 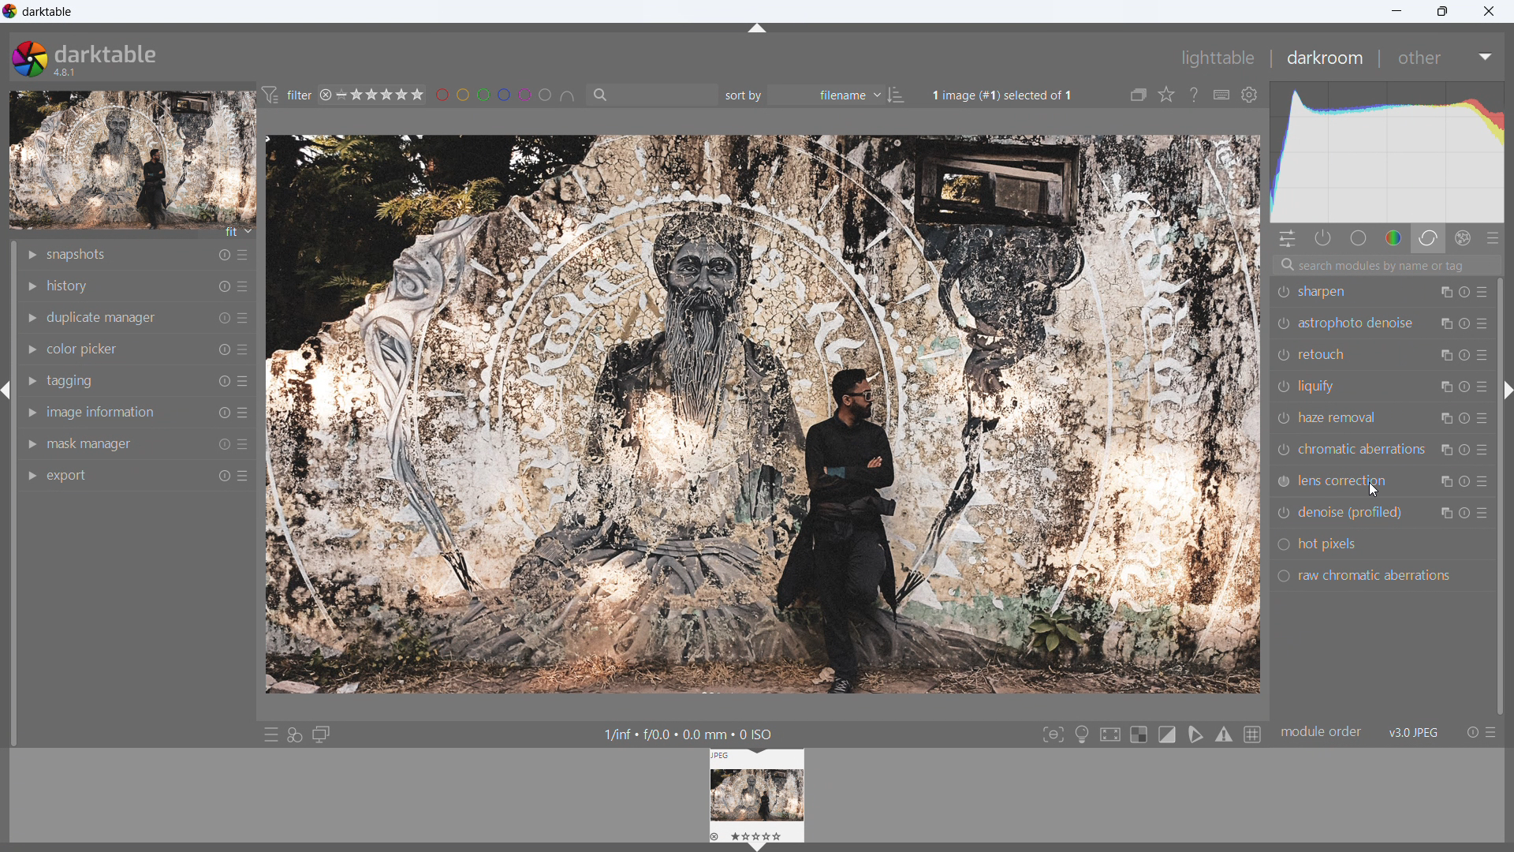 What do you see at coordinates (897, 95) in the screenshot?
I see `ascending/descending` at bounding box center [897, 95].